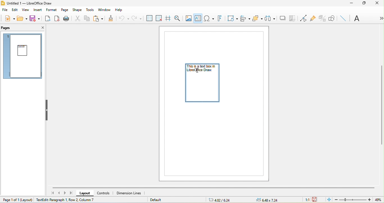  Describe the element at coordinates (313, 18) in the screenshot. I see `gluepoint function` at that location.